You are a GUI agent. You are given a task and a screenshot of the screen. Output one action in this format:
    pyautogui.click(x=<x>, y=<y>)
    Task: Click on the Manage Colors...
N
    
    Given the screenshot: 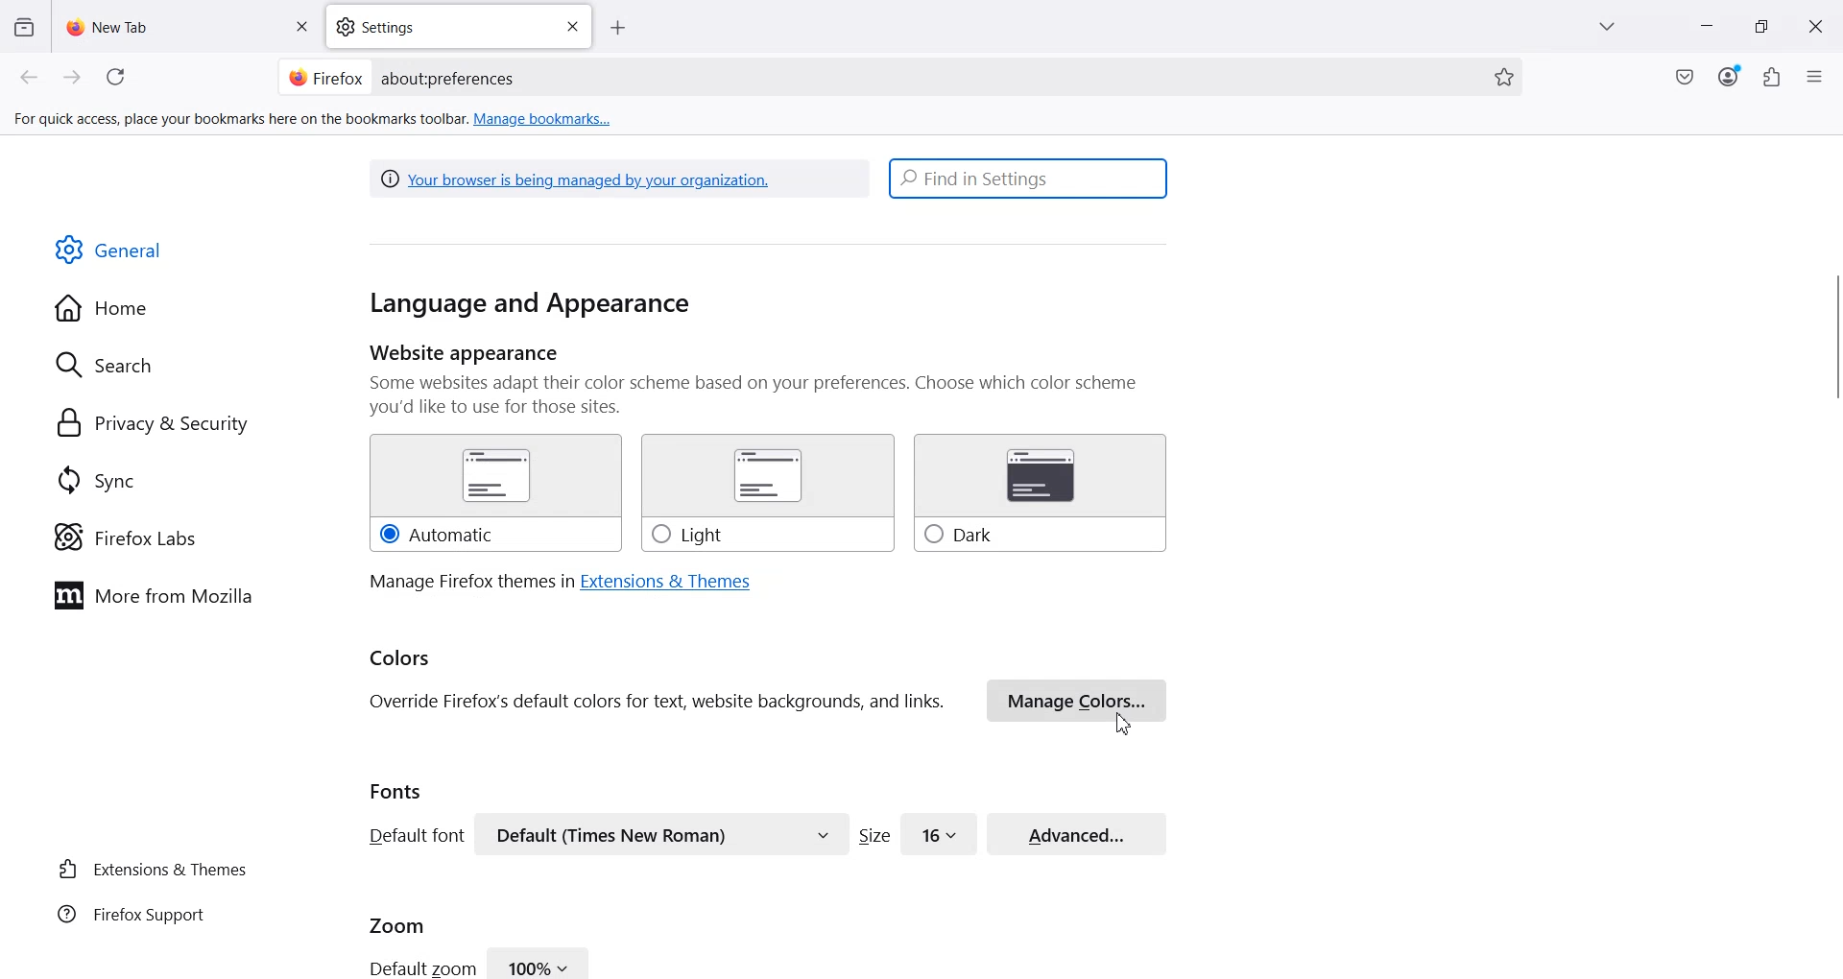 What is the action you would take?
    pyautogui.click(x=1078, y=703)
    